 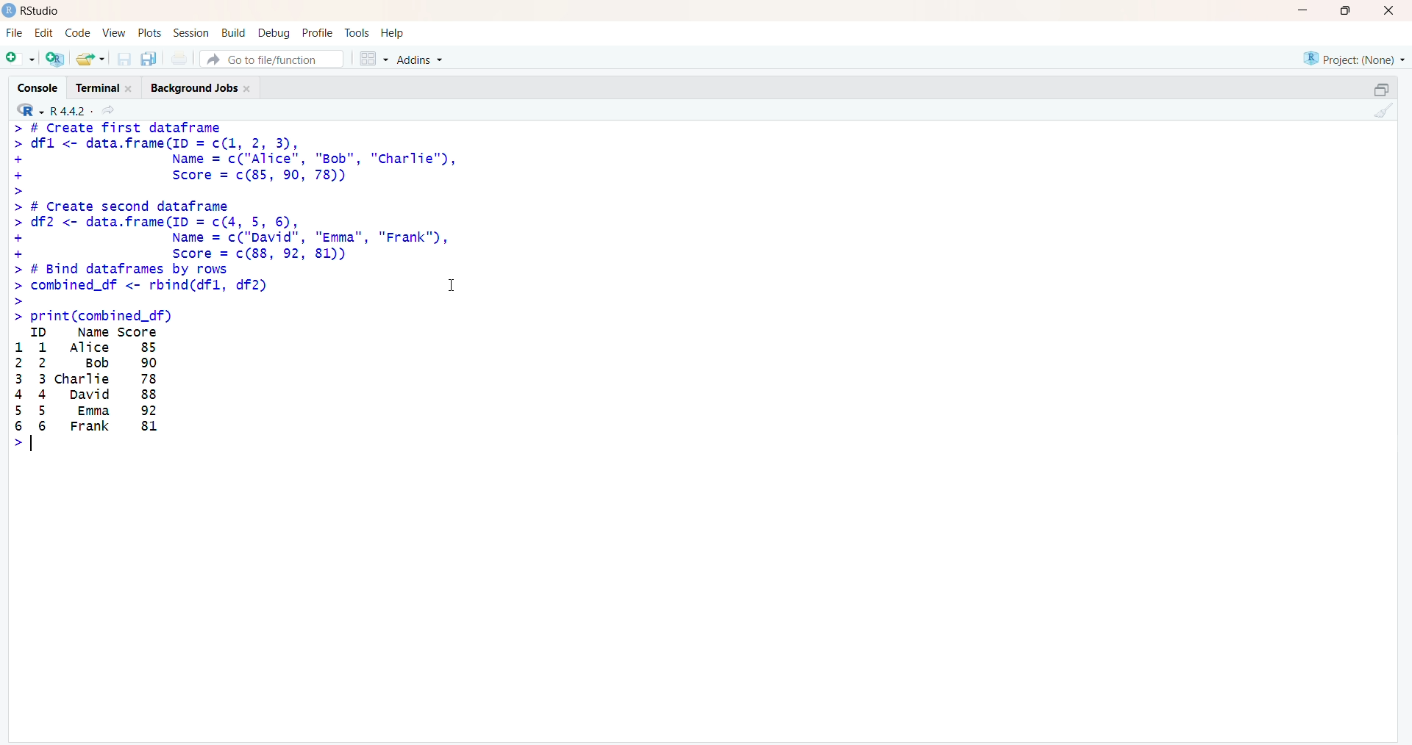 I want to click on new file, so click(x=21, y=60).